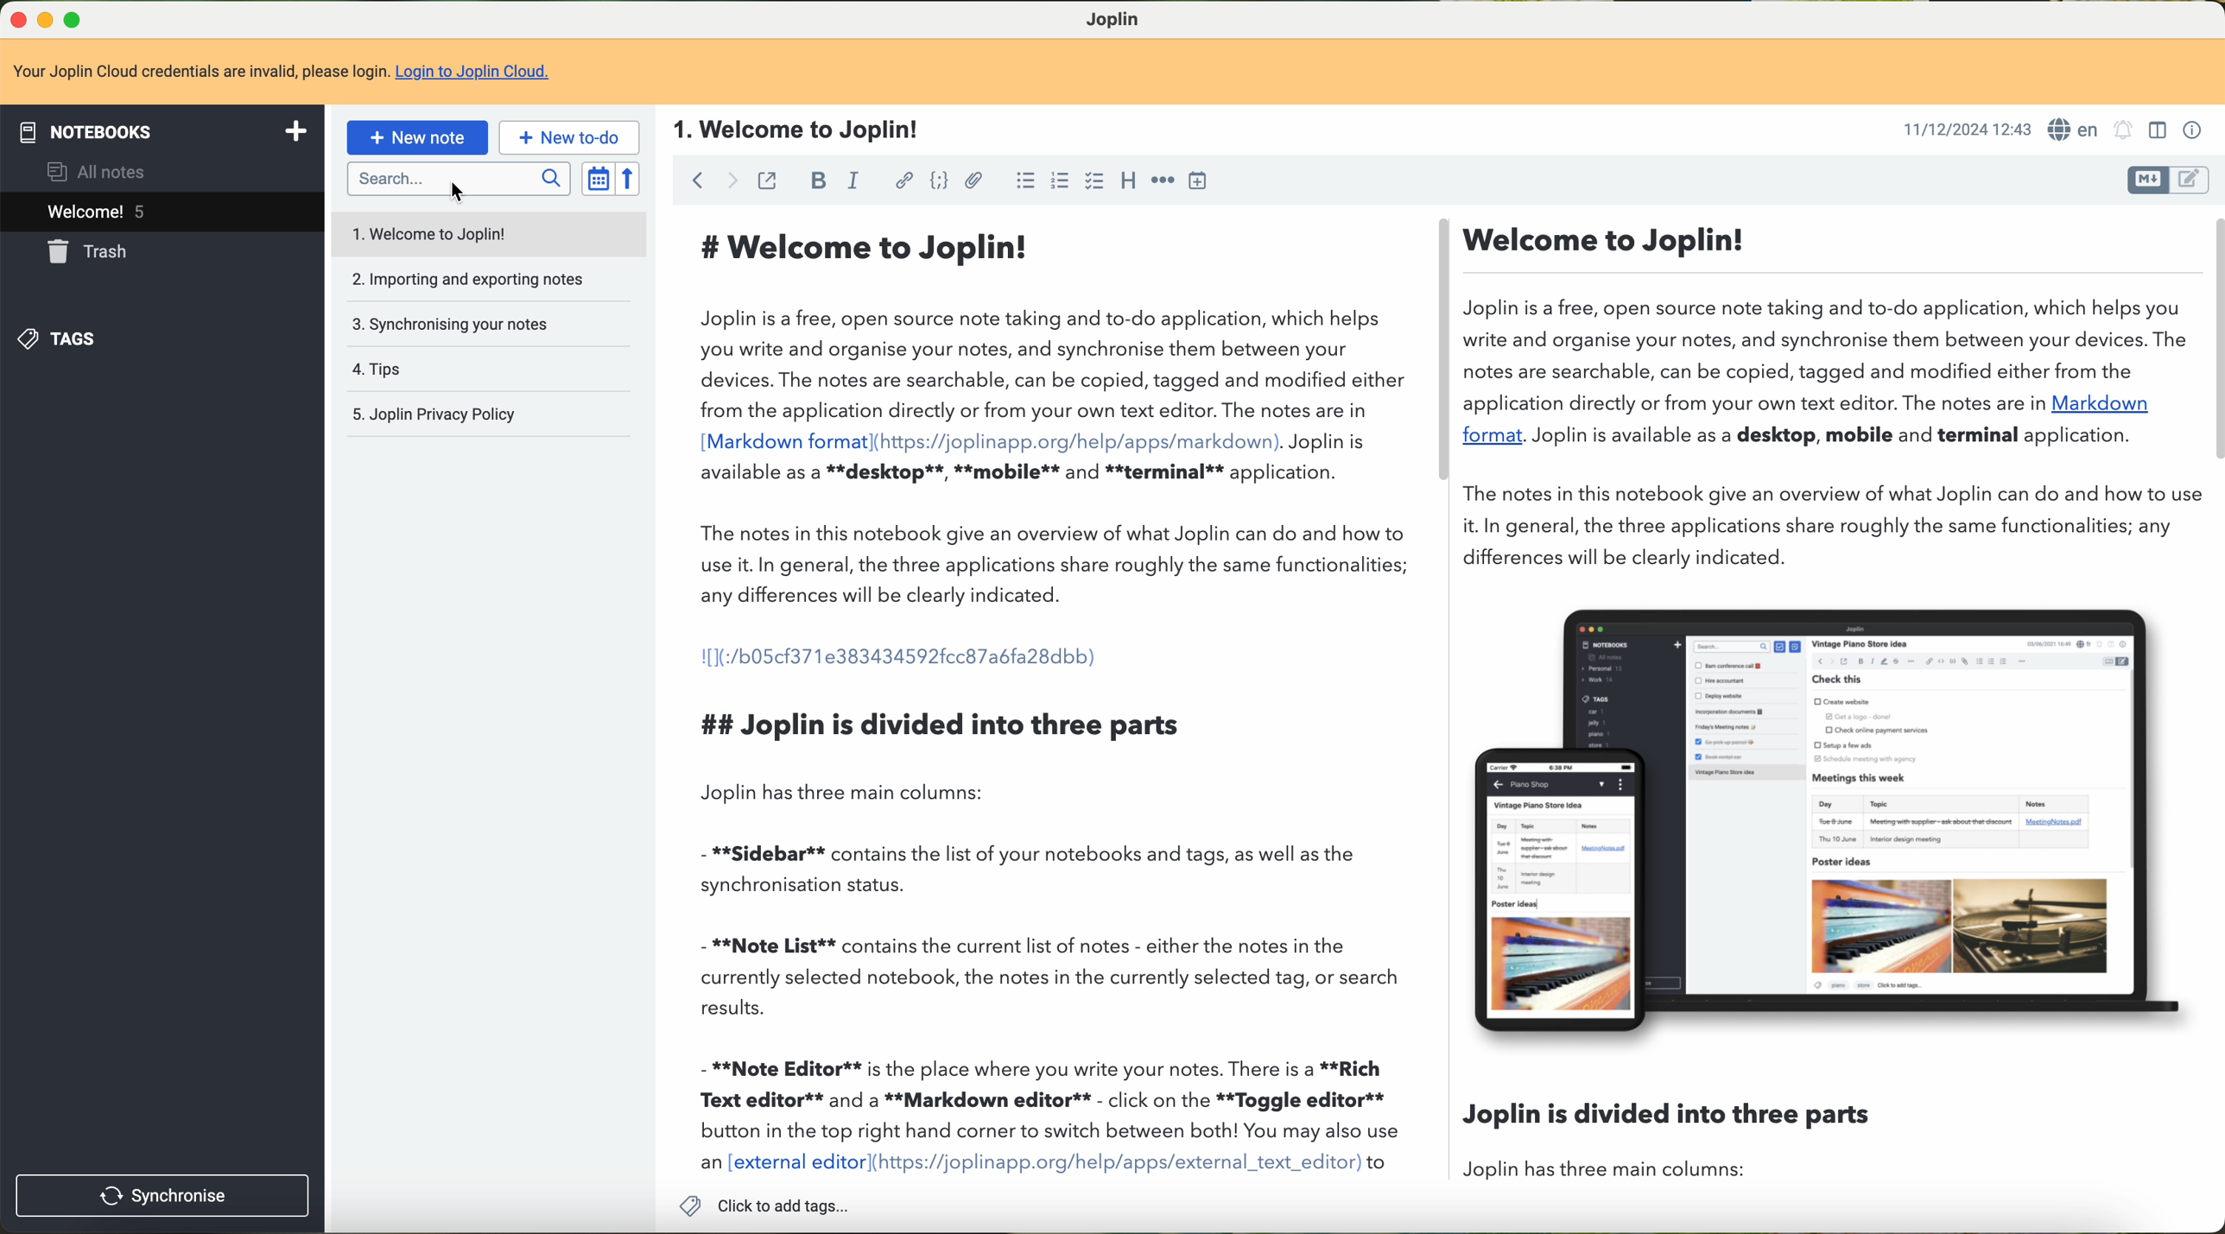 The width and height of the screenshot is (2225, 1234). Describe the element at coordinates (1131, 180) in the screenshot. I see `heading` at that location.